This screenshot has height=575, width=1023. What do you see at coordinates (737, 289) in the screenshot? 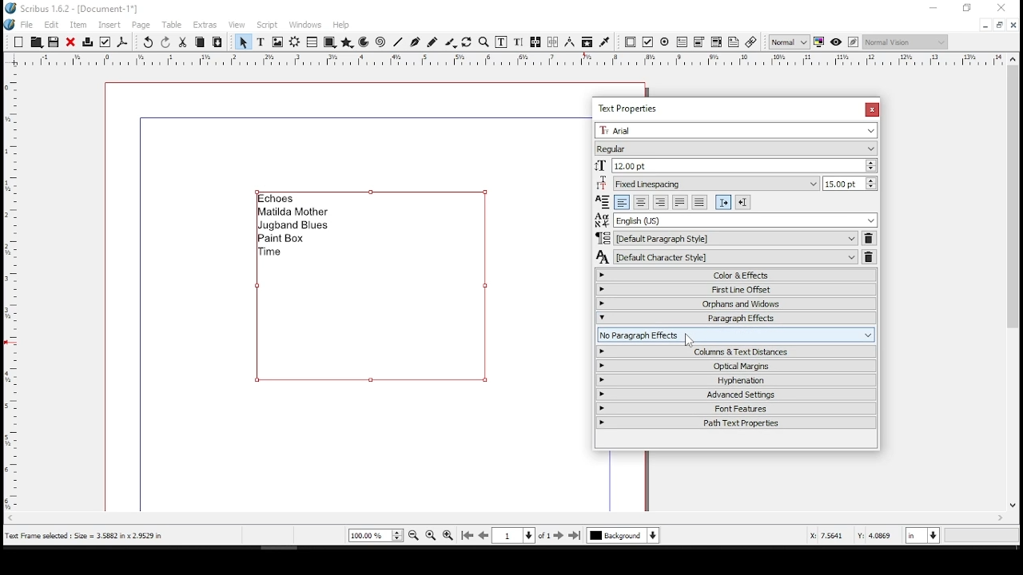
I see `first line offset` at bounding box center [737, 289].